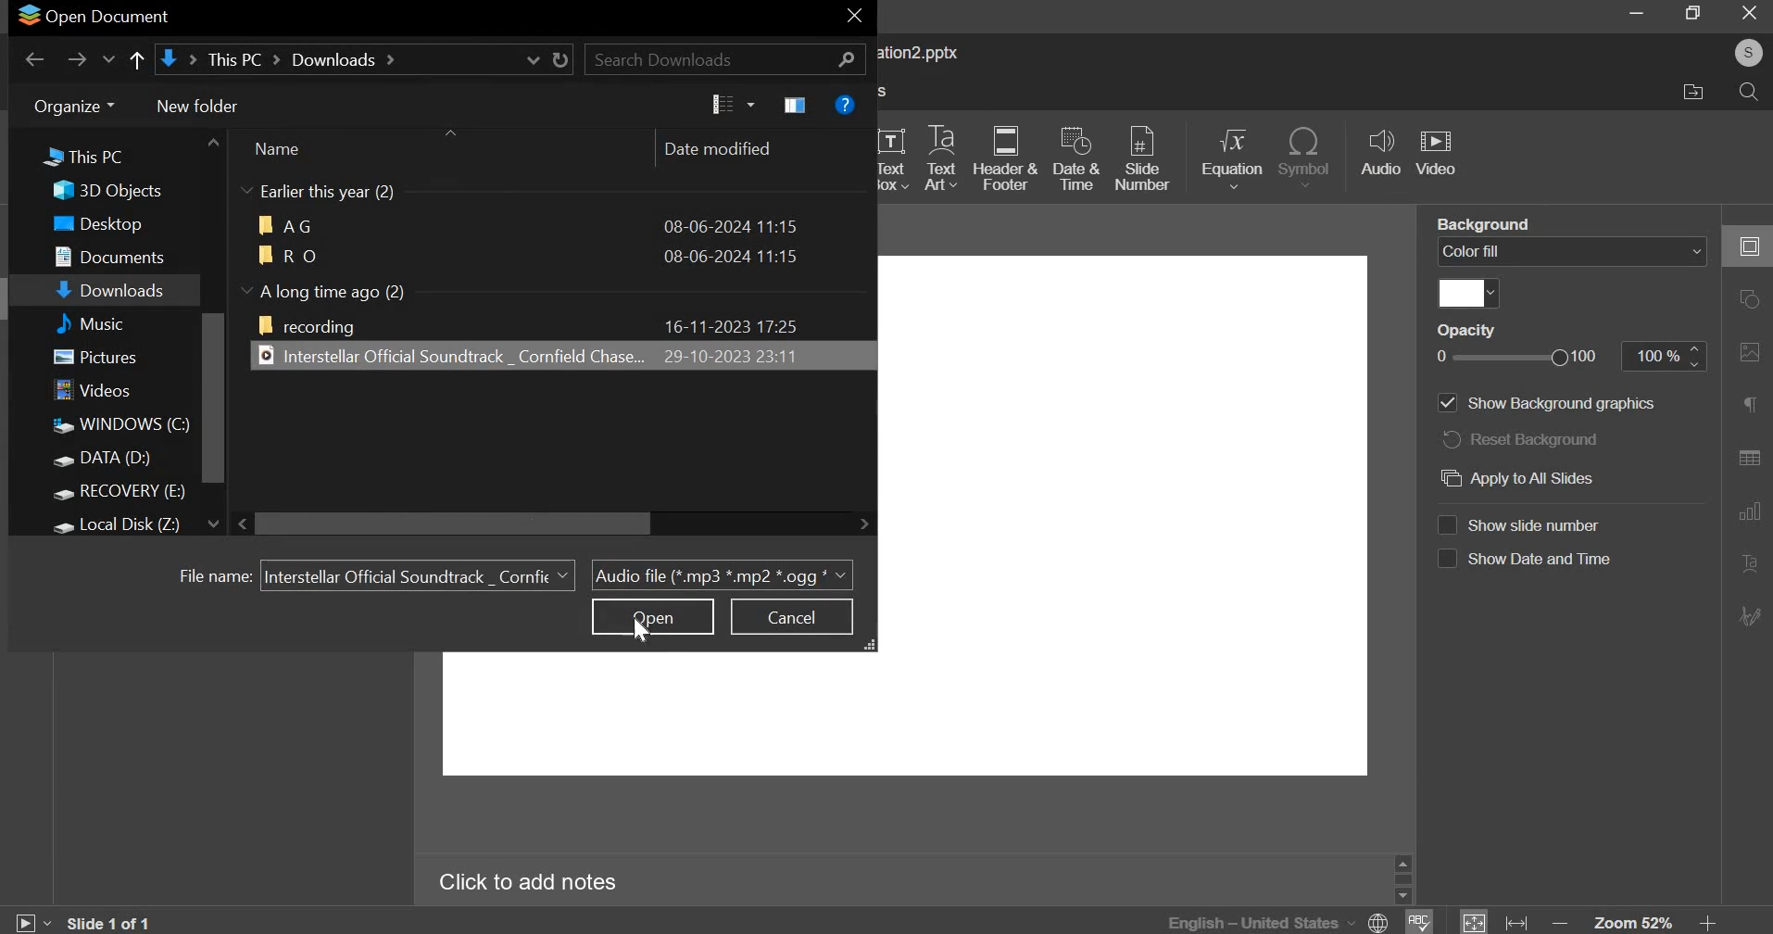 Image resolution: width=1773 pixels, height=934 pixels. What do you see at coordinates (455, 524) in the screenshot?
I see `horizontal scrollbar` at bounding box center [455, 524].